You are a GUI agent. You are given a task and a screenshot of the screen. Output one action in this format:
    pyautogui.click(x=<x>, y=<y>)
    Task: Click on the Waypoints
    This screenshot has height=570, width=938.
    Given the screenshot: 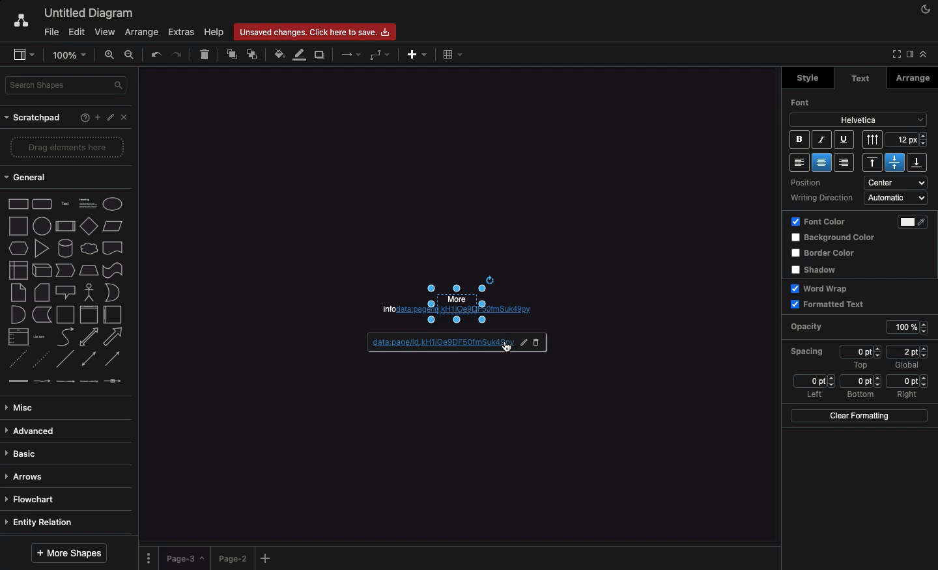 What is the action you would take?
    pyautogui.click(x=378, y=55)
    